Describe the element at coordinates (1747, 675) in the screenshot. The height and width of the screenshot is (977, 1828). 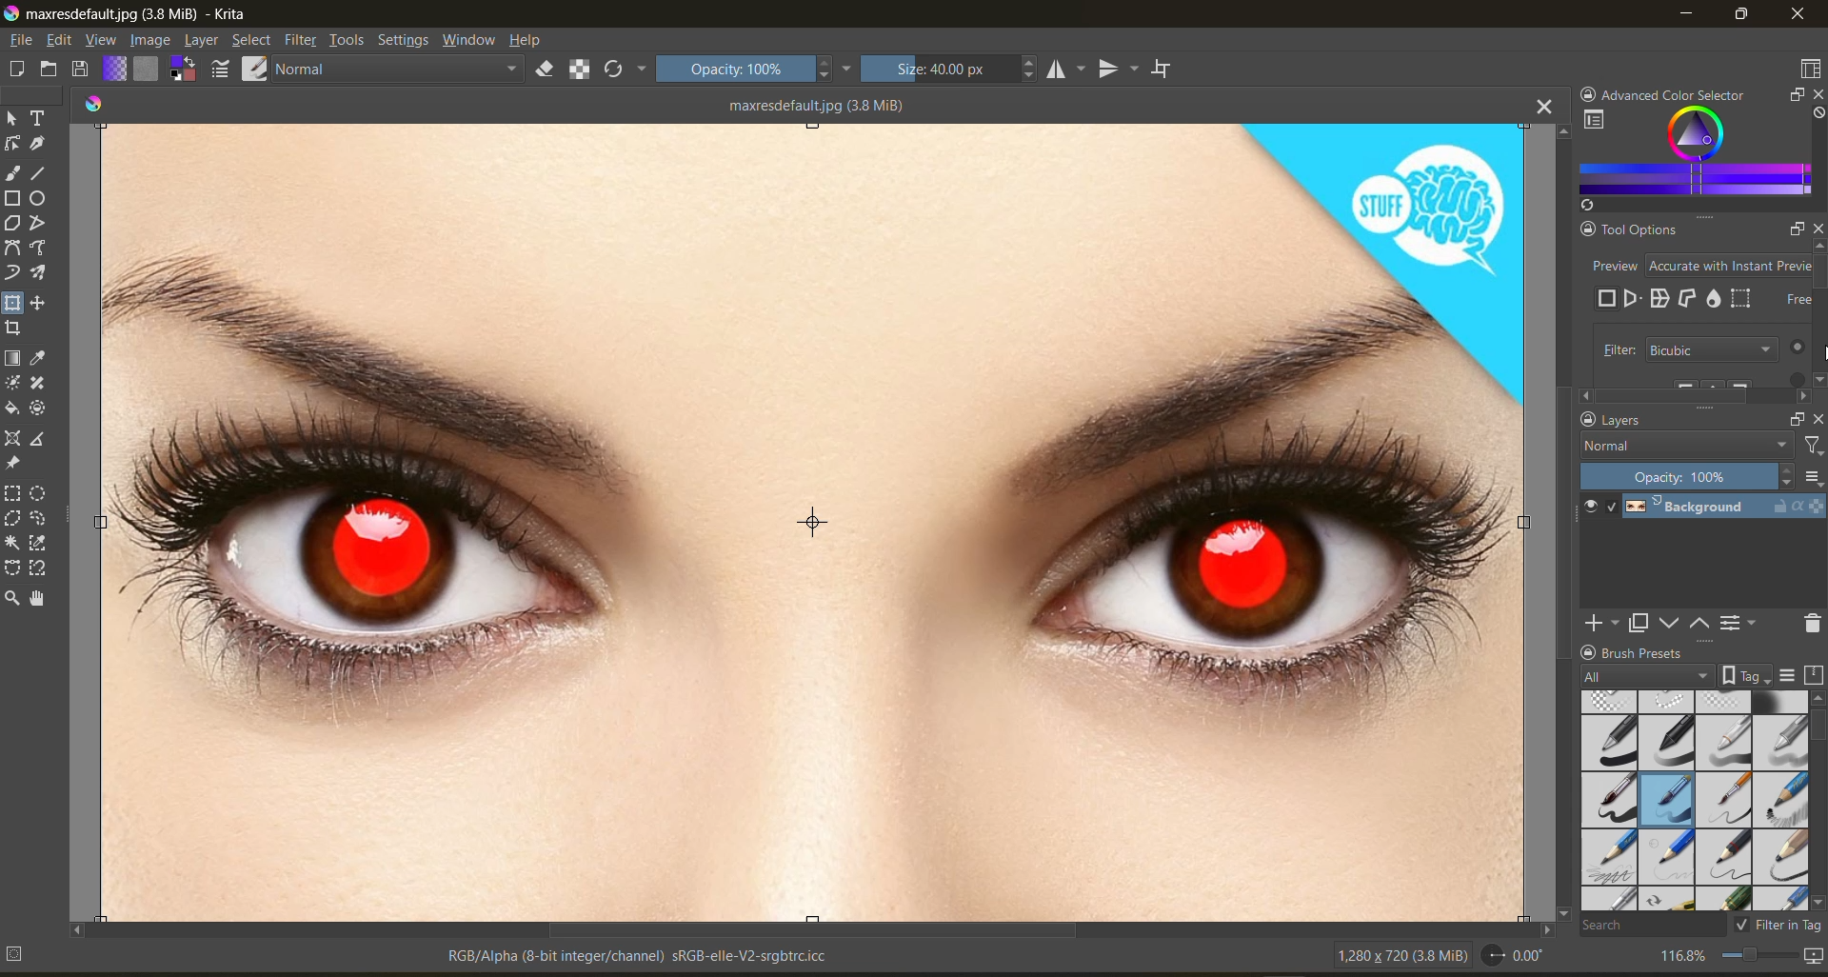
I see `show tag box` at that location.